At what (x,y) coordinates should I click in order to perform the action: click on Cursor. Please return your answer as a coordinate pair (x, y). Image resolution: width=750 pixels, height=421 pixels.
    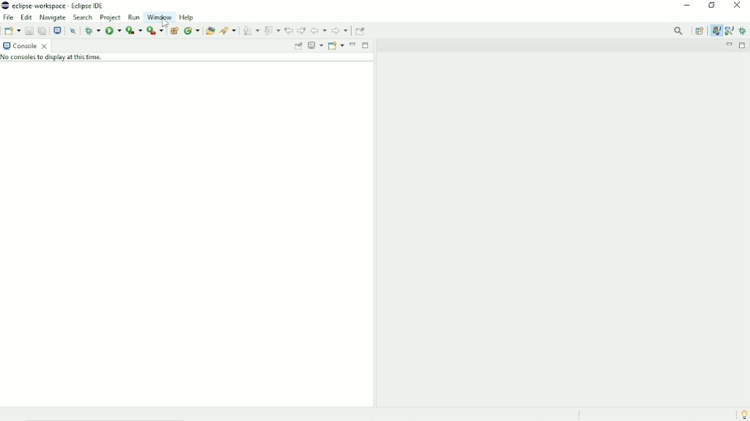
    Looking at the image, I should click on (163, 21).